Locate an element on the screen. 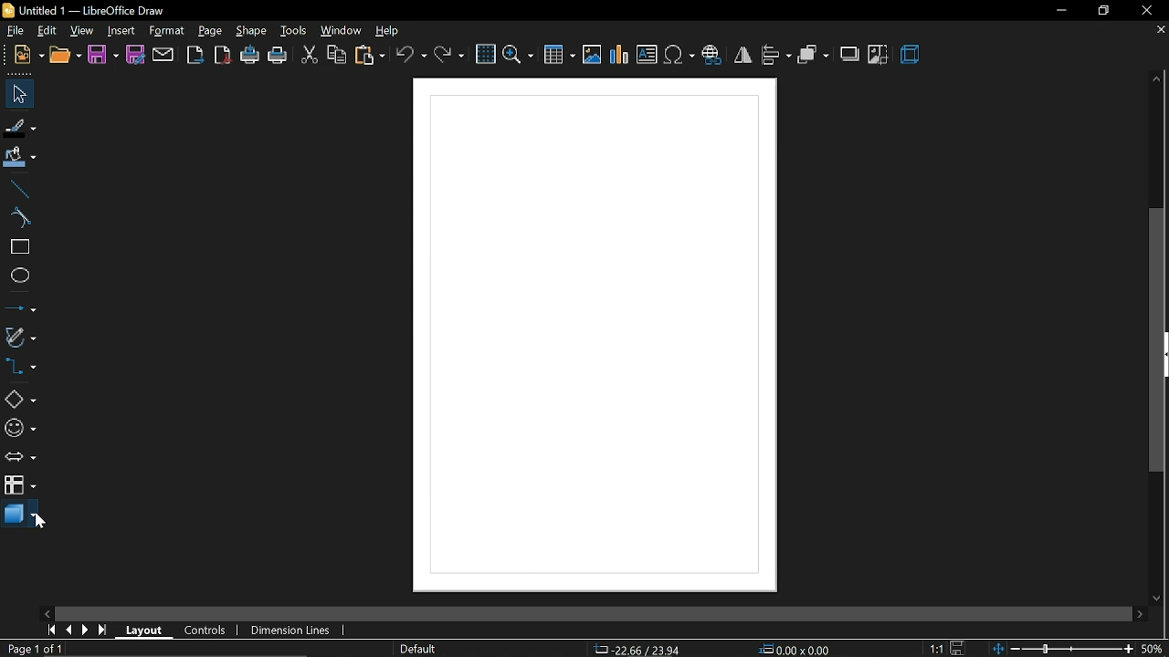 This screenshot has height=657, width=1169. export is located at coordinates (195, 55).